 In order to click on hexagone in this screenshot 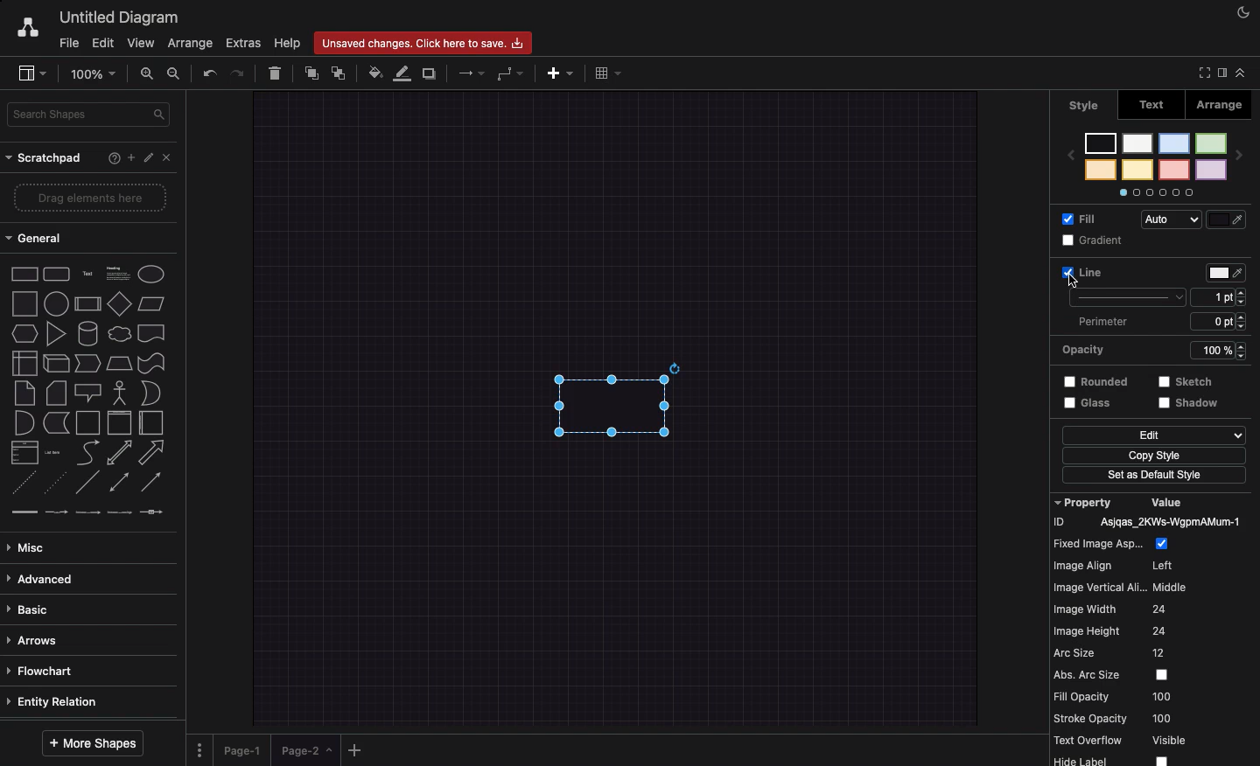, I will do `click(24, 331)`.